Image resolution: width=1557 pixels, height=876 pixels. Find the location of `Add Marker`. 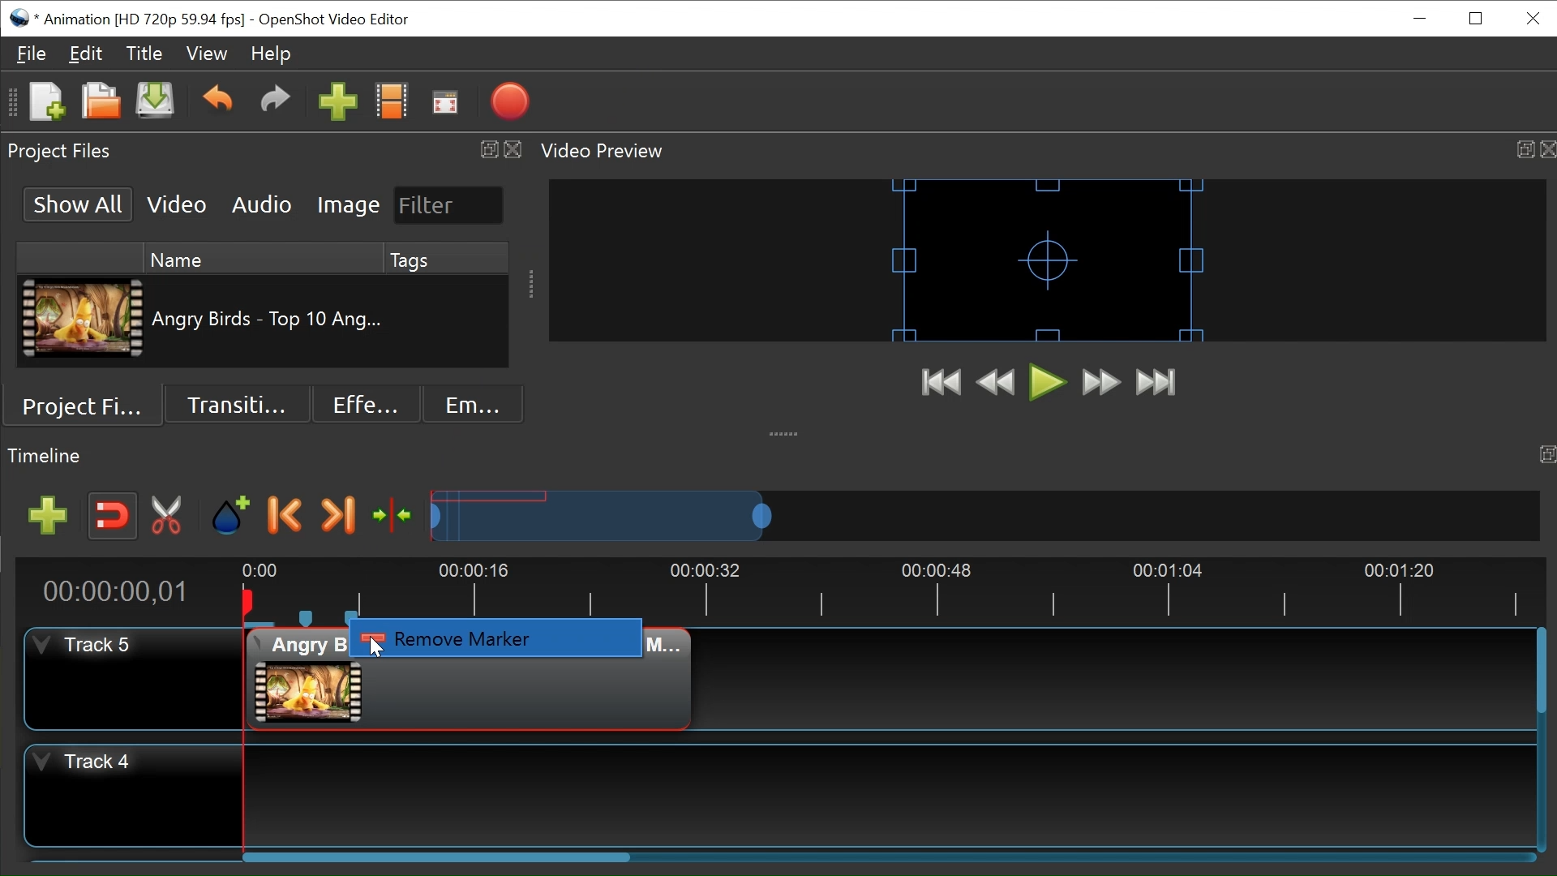

Add Marker is located at coordinates (229, 516).